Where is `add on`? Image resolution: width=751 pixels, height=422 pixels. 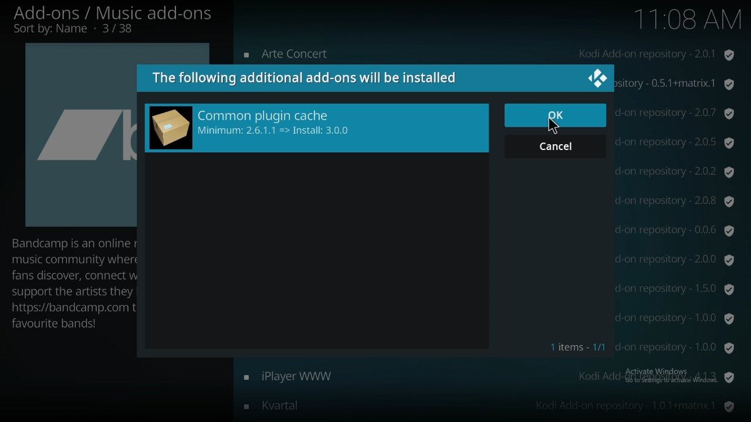
add on is located at coordinates (489, 55).